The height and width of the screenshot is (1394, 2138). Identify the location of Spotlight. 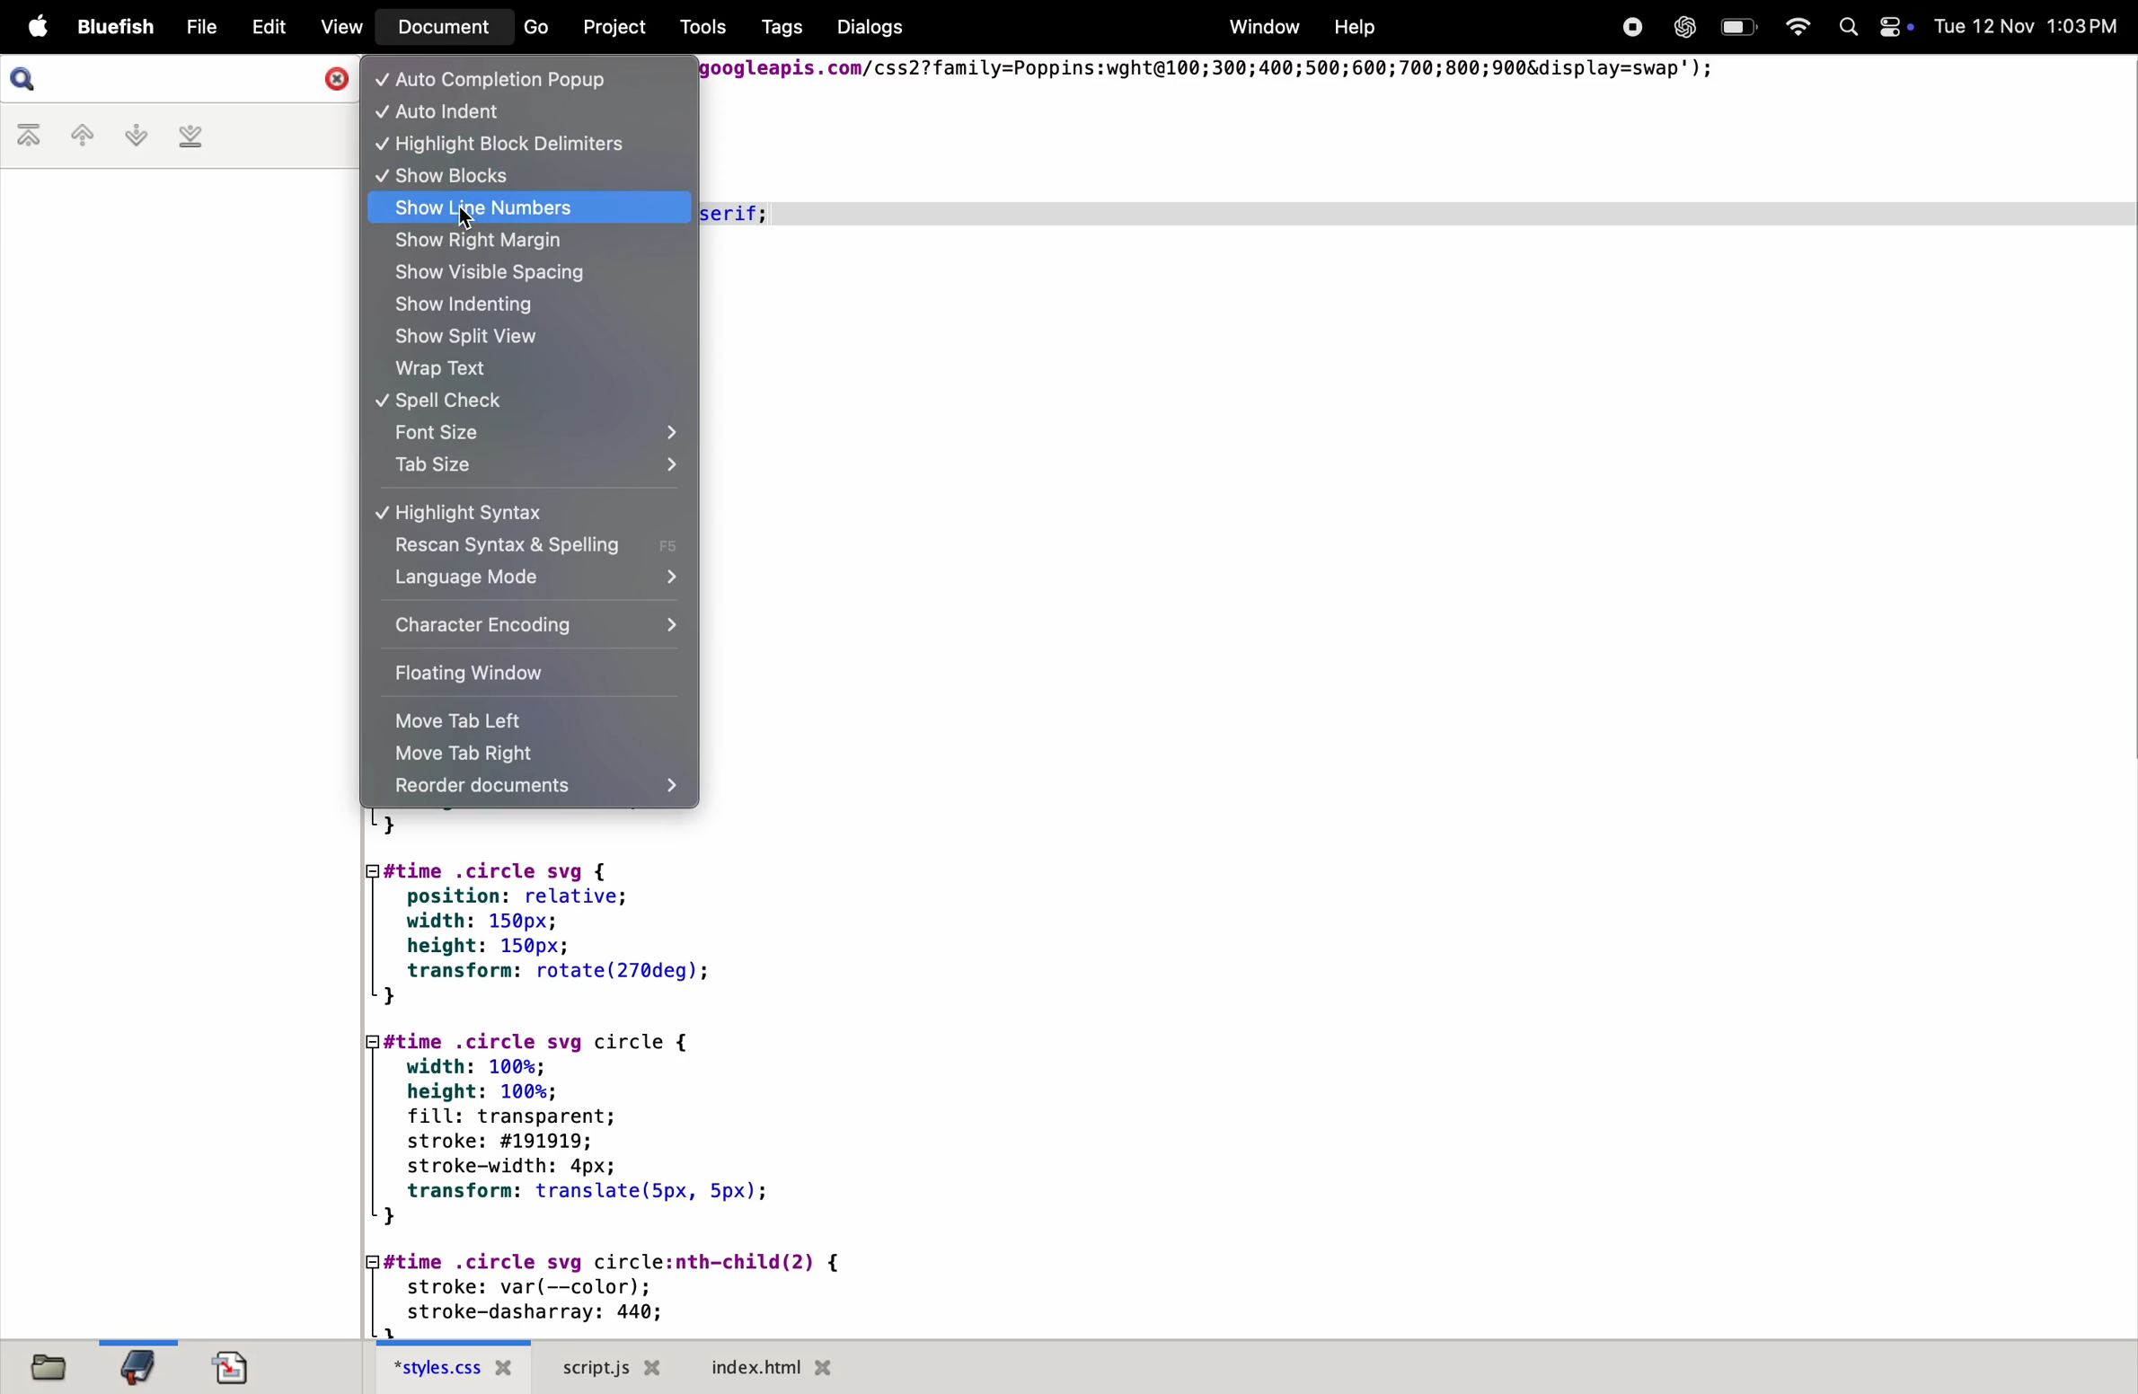
(1847, 30).